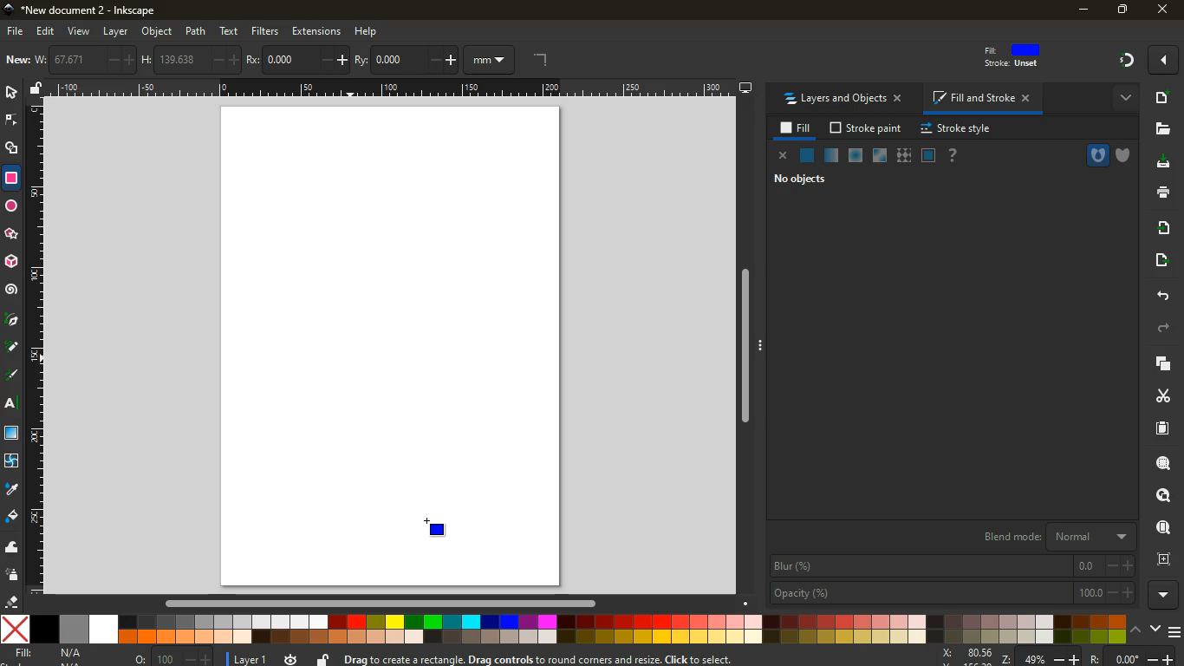 Image resolution: width=1184 pixels, height=666 pixels. I want to click on No objects, so click(800, 182).